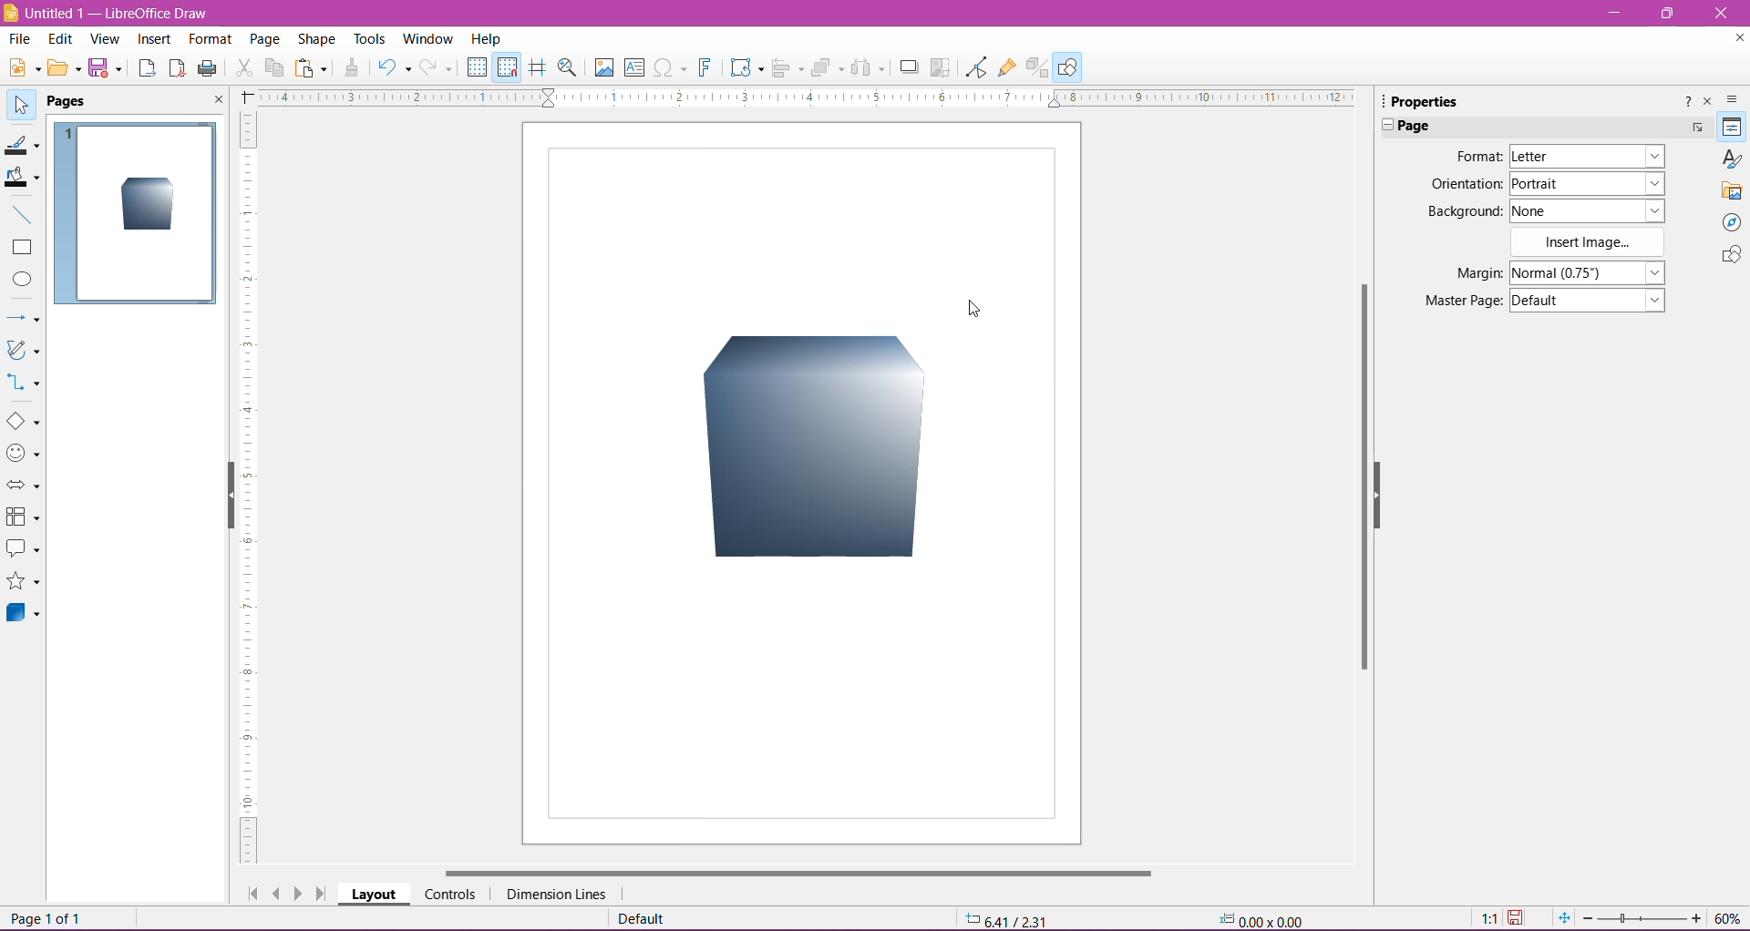  I want to click on Ruler, so click(799, 97).